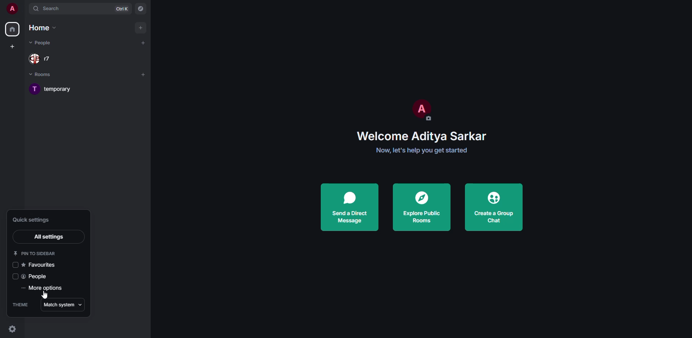  Describe the element at coordinates (420, 109) in the screenshot. I see `profile pic` at that location.